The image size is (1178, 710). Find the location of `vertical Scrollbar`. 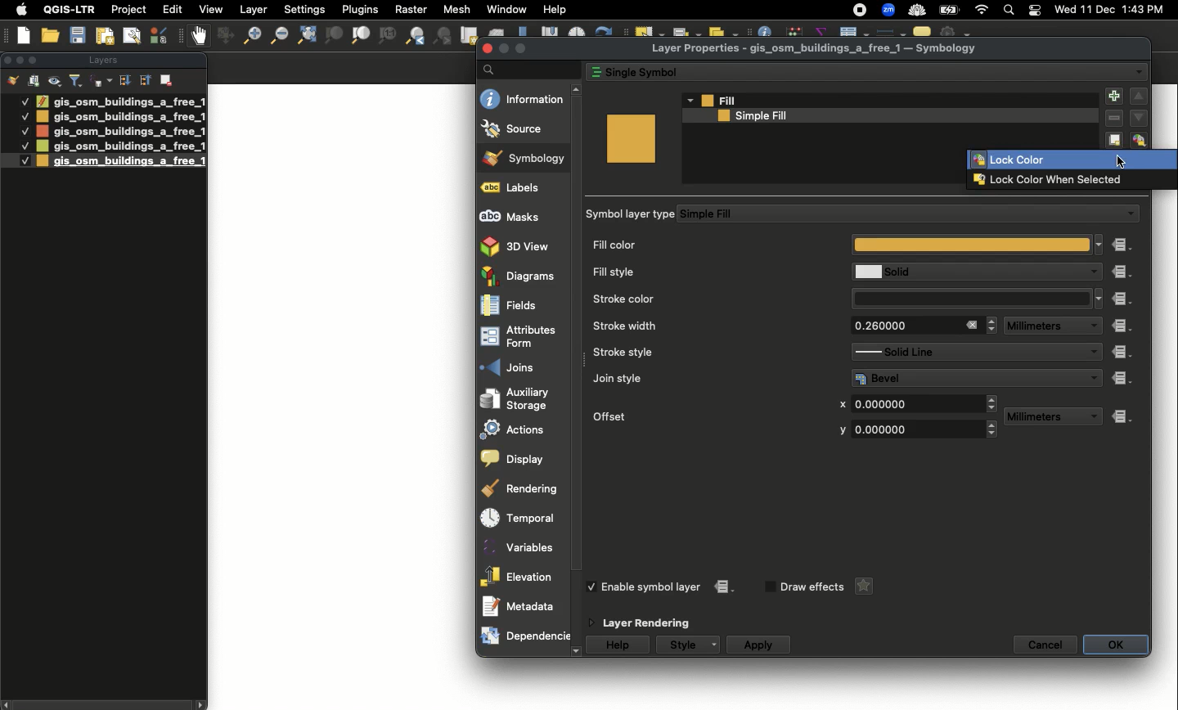

vertical Scrollbar is located at coordinates (580, 371).